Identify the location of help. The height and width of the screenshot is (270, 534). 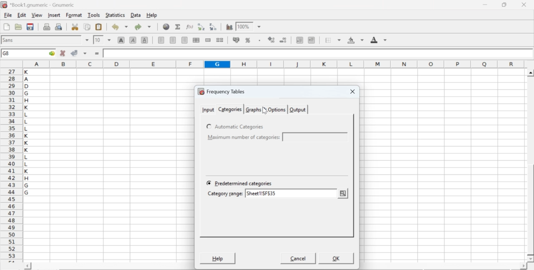
(153, 15).